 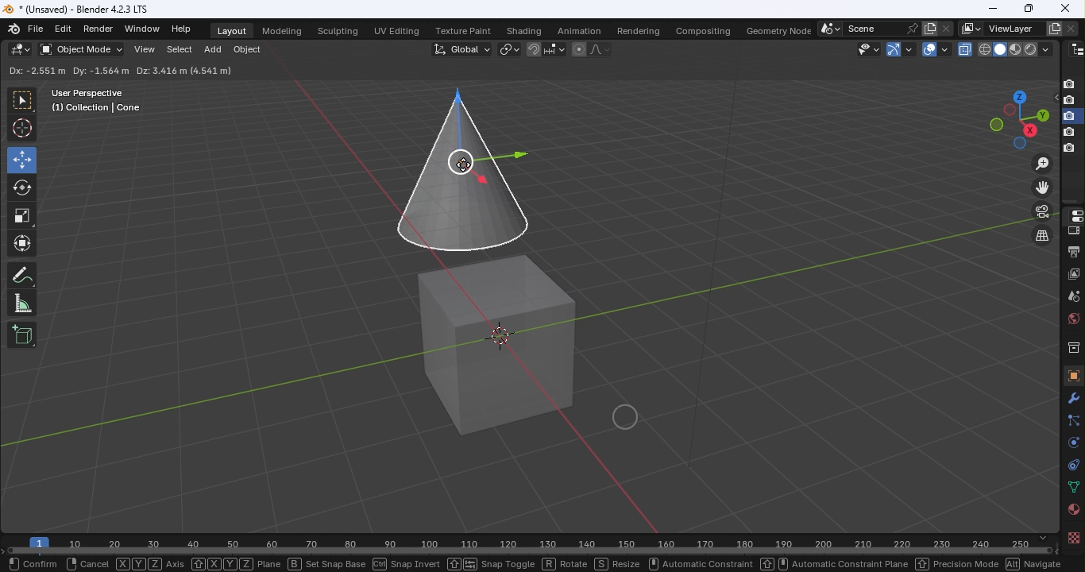 What do you see at coordinates (701, 28) in the screenshot?
I see `Compositing` at bounding box center [701, 28].